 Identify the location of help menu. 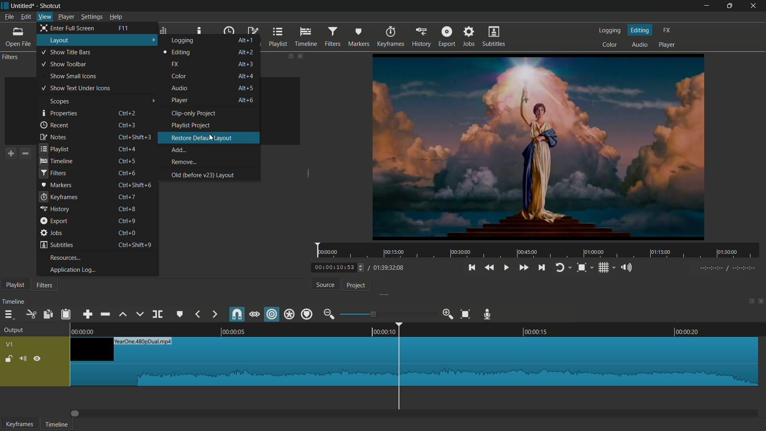
(116, 17).